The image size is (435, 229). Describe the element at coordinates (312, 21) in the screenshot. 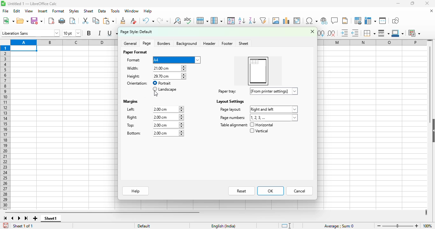

I see `insert special characters` at that location.